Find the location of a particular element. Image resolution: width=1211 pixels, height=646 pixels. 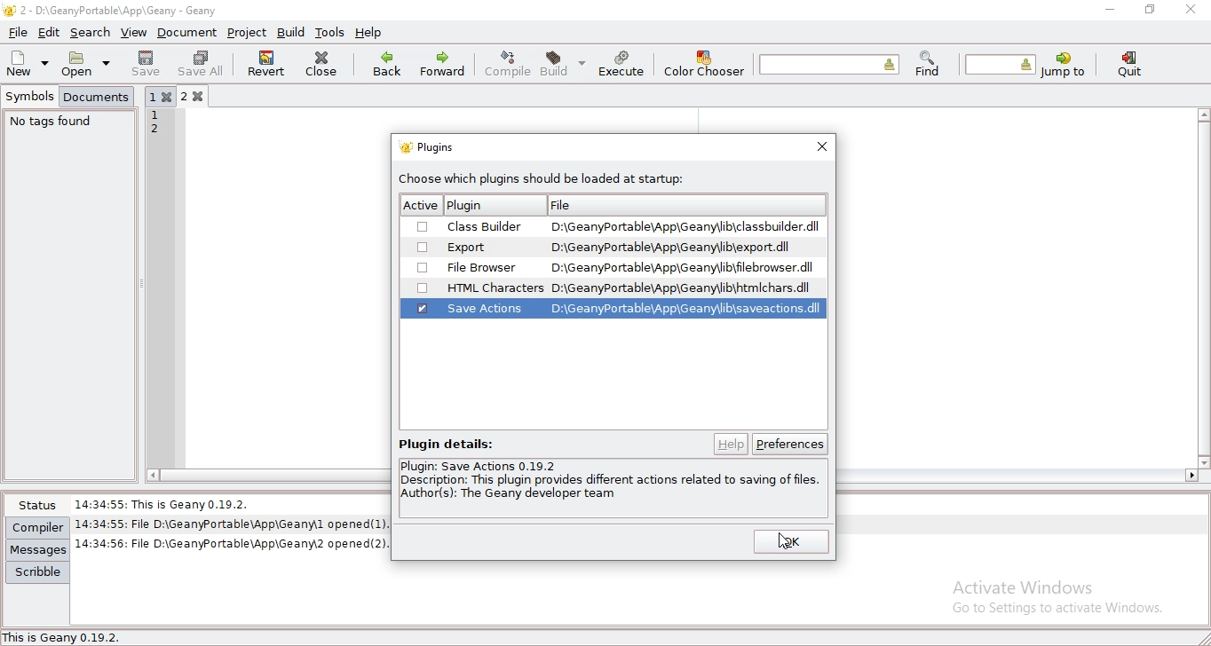

new is located at coordinates (21, 62).